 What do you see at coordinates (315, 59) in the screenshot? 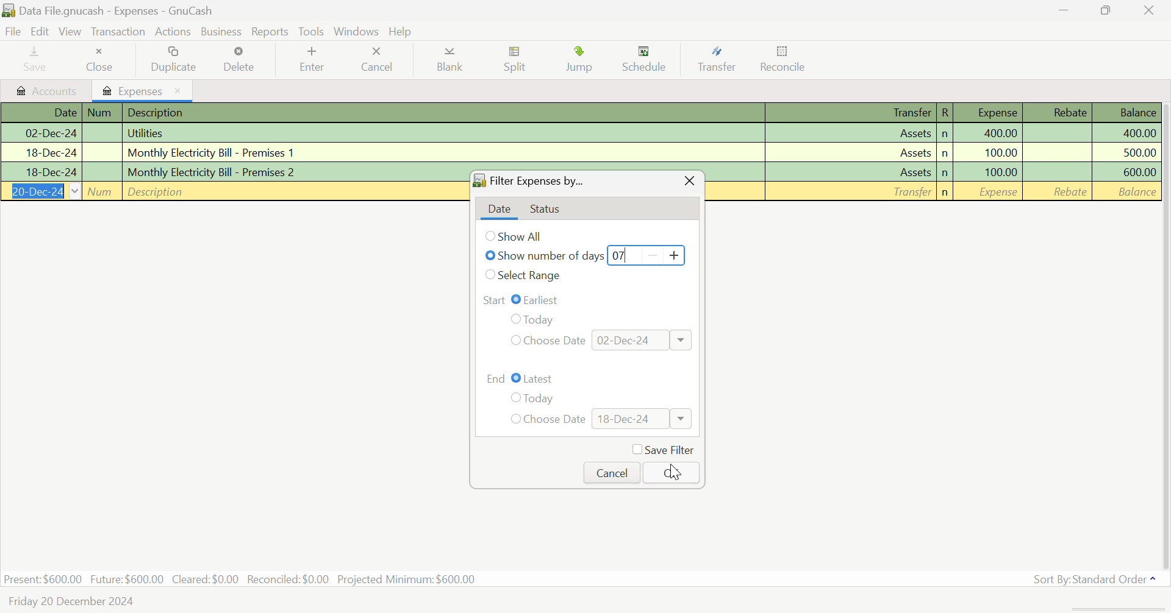
I see `Enter` at bounding box center [315, 59].